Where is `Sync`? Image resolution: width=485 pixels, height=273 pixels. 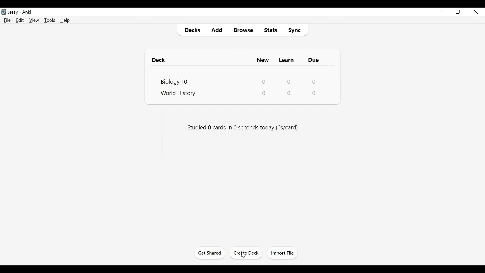 Sync is located at coordinates (295, 29).